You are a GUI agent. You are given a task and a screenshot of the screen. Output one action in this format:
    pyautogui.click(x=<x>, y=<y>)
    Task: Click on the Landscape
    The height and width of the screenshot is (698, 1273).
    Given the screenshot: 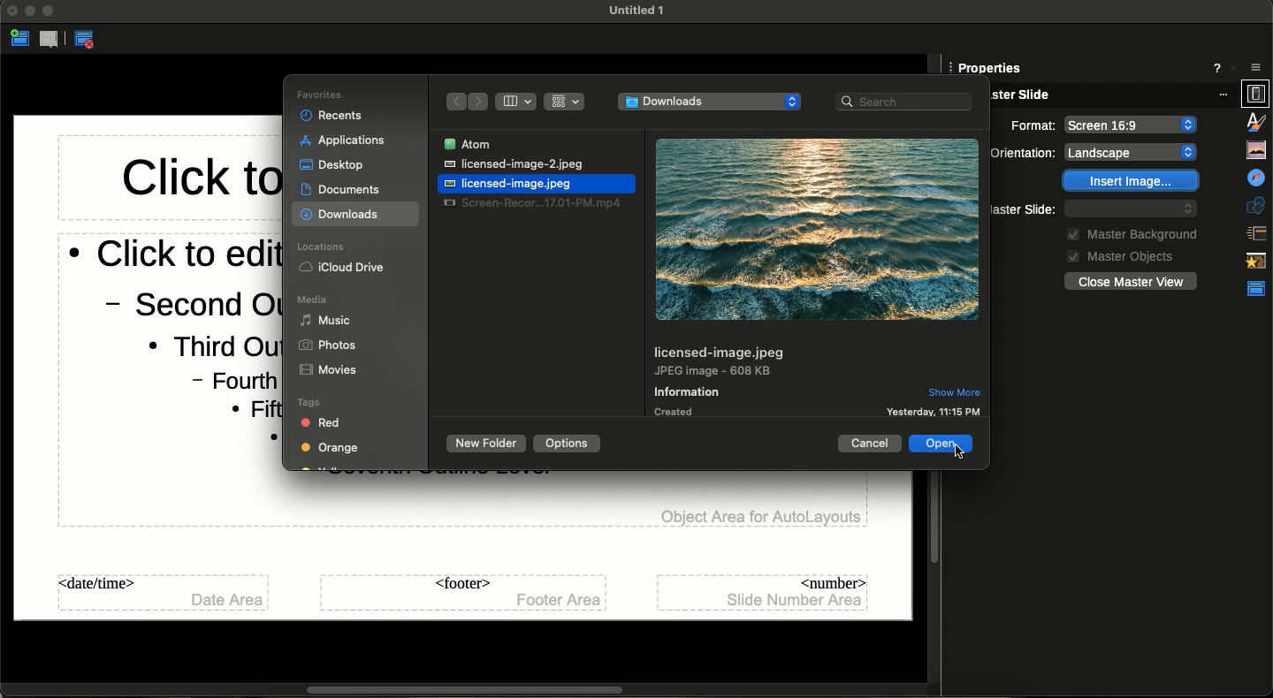 What is the action you would take?
    pyautogui.click(x=1133, y=121)
    